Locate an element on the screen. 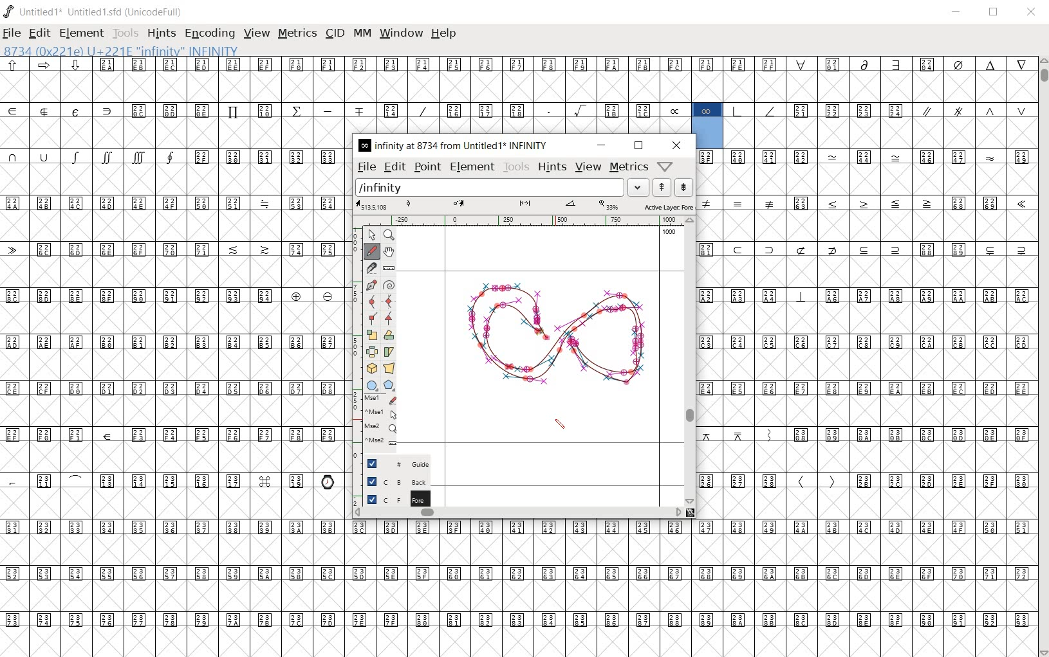  rotate the selection in 3D and project back to plane is located at coordinates (370, 368).